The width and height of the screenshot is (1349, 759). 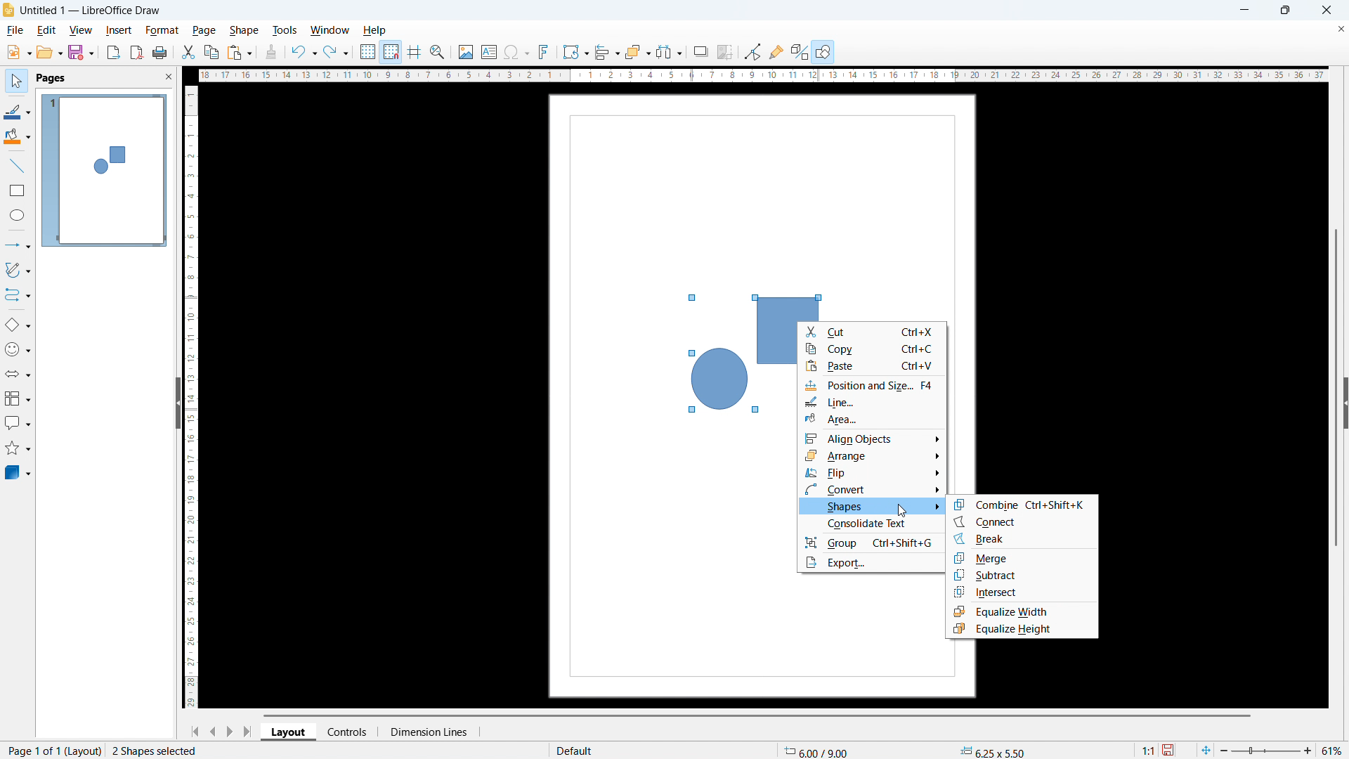 What do you see at coordinates (19, 137) in the screenshot?
I see `background color` at bounding box center [19, 137].